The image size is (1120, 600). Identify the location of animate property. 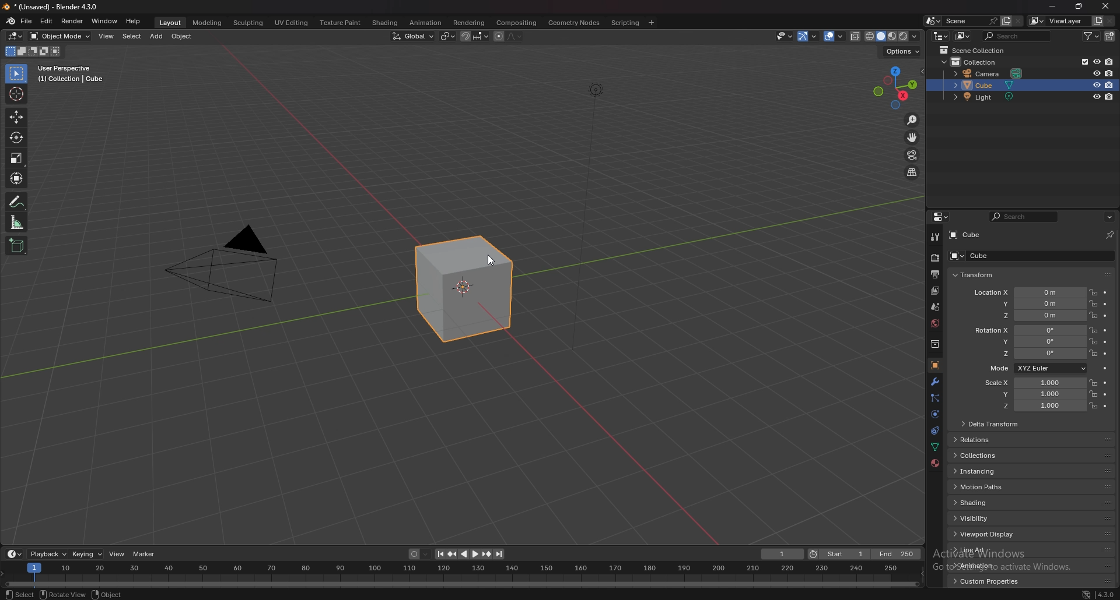
(1106, 331).